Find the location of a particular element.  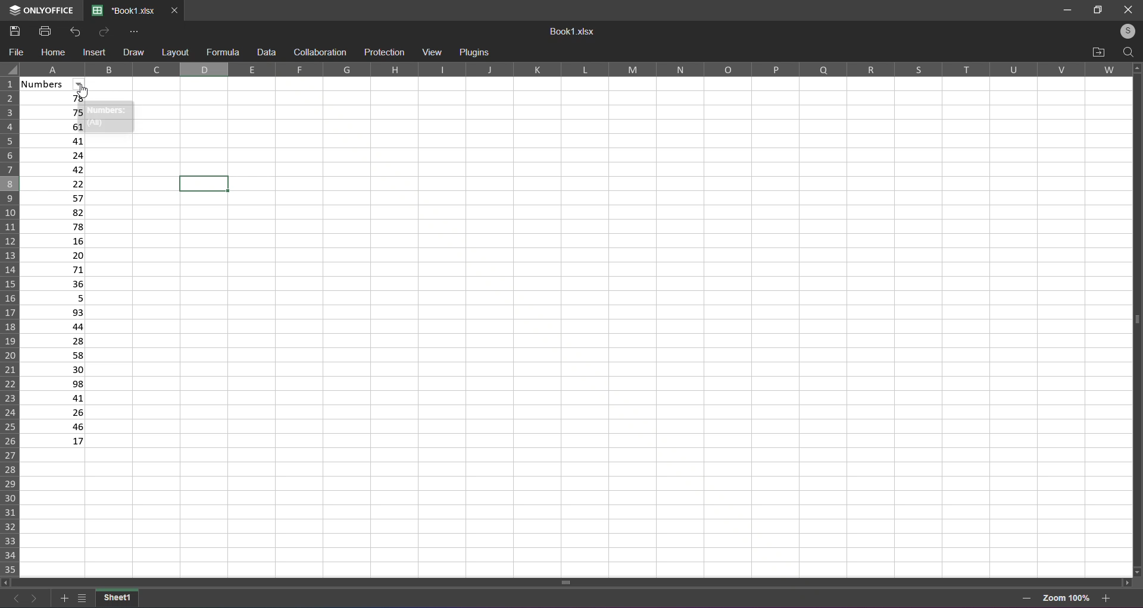

collaboration is located at coordinates (318, 52).